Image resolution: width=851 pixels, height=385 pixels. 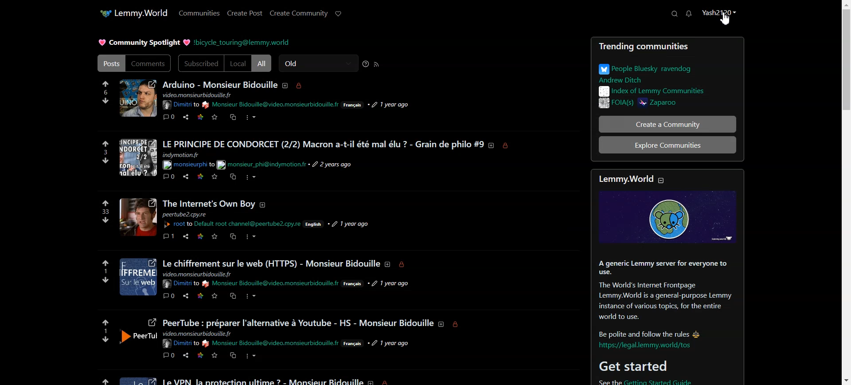 I want to click on text, so click(x=197, y=274).